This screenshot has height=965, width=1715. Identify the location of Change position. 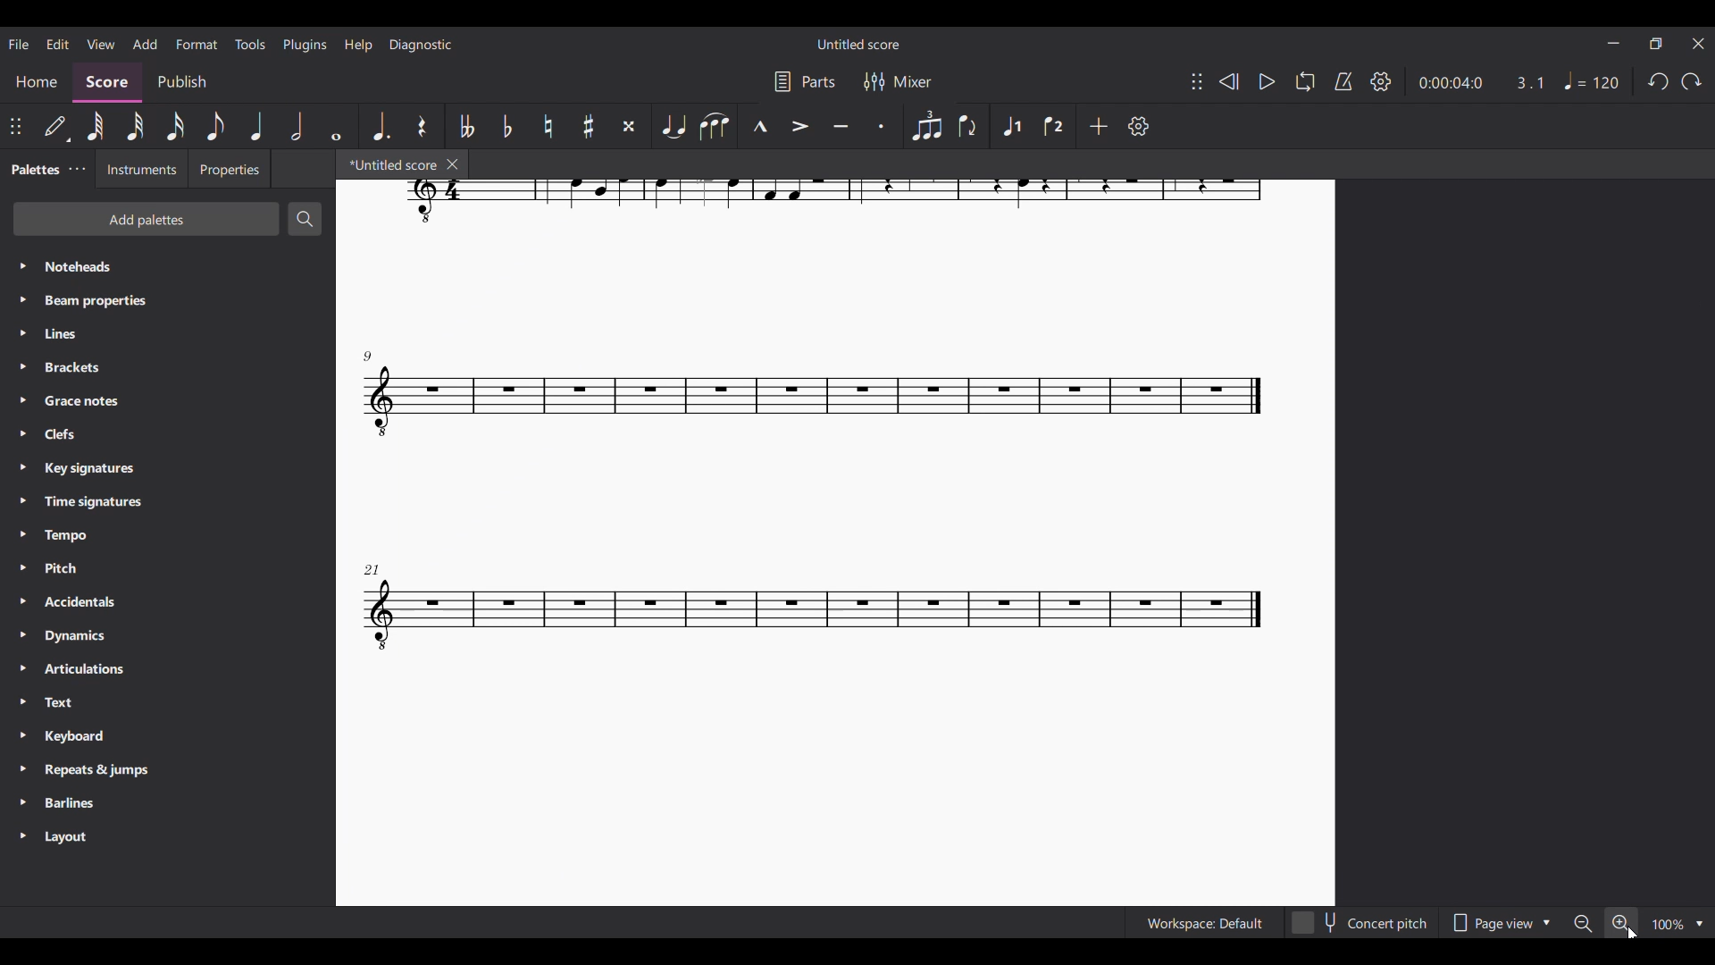
(1197, 81).